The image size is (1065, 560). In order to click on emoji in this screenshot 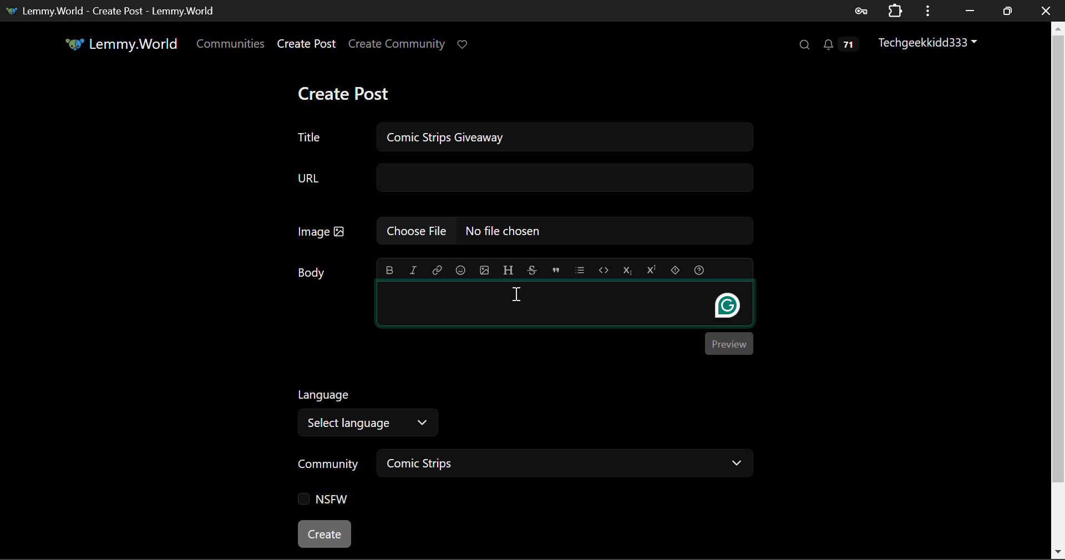, I will do `click(459, 268)`.